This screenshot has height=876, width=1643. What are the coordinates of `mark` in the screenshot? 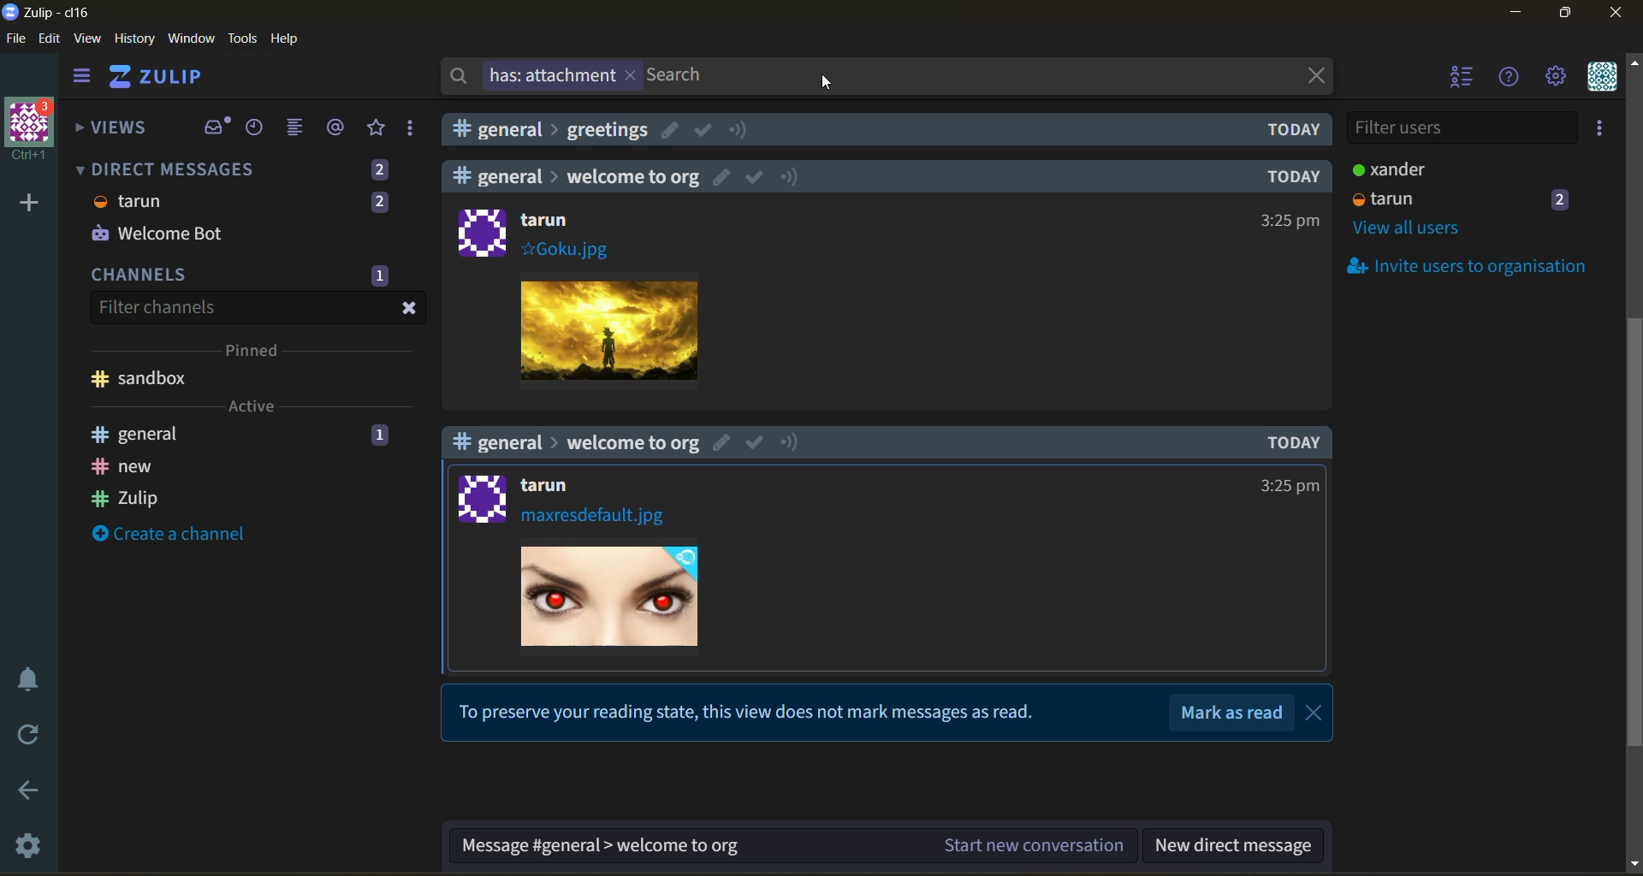 It's located at (756, 179).